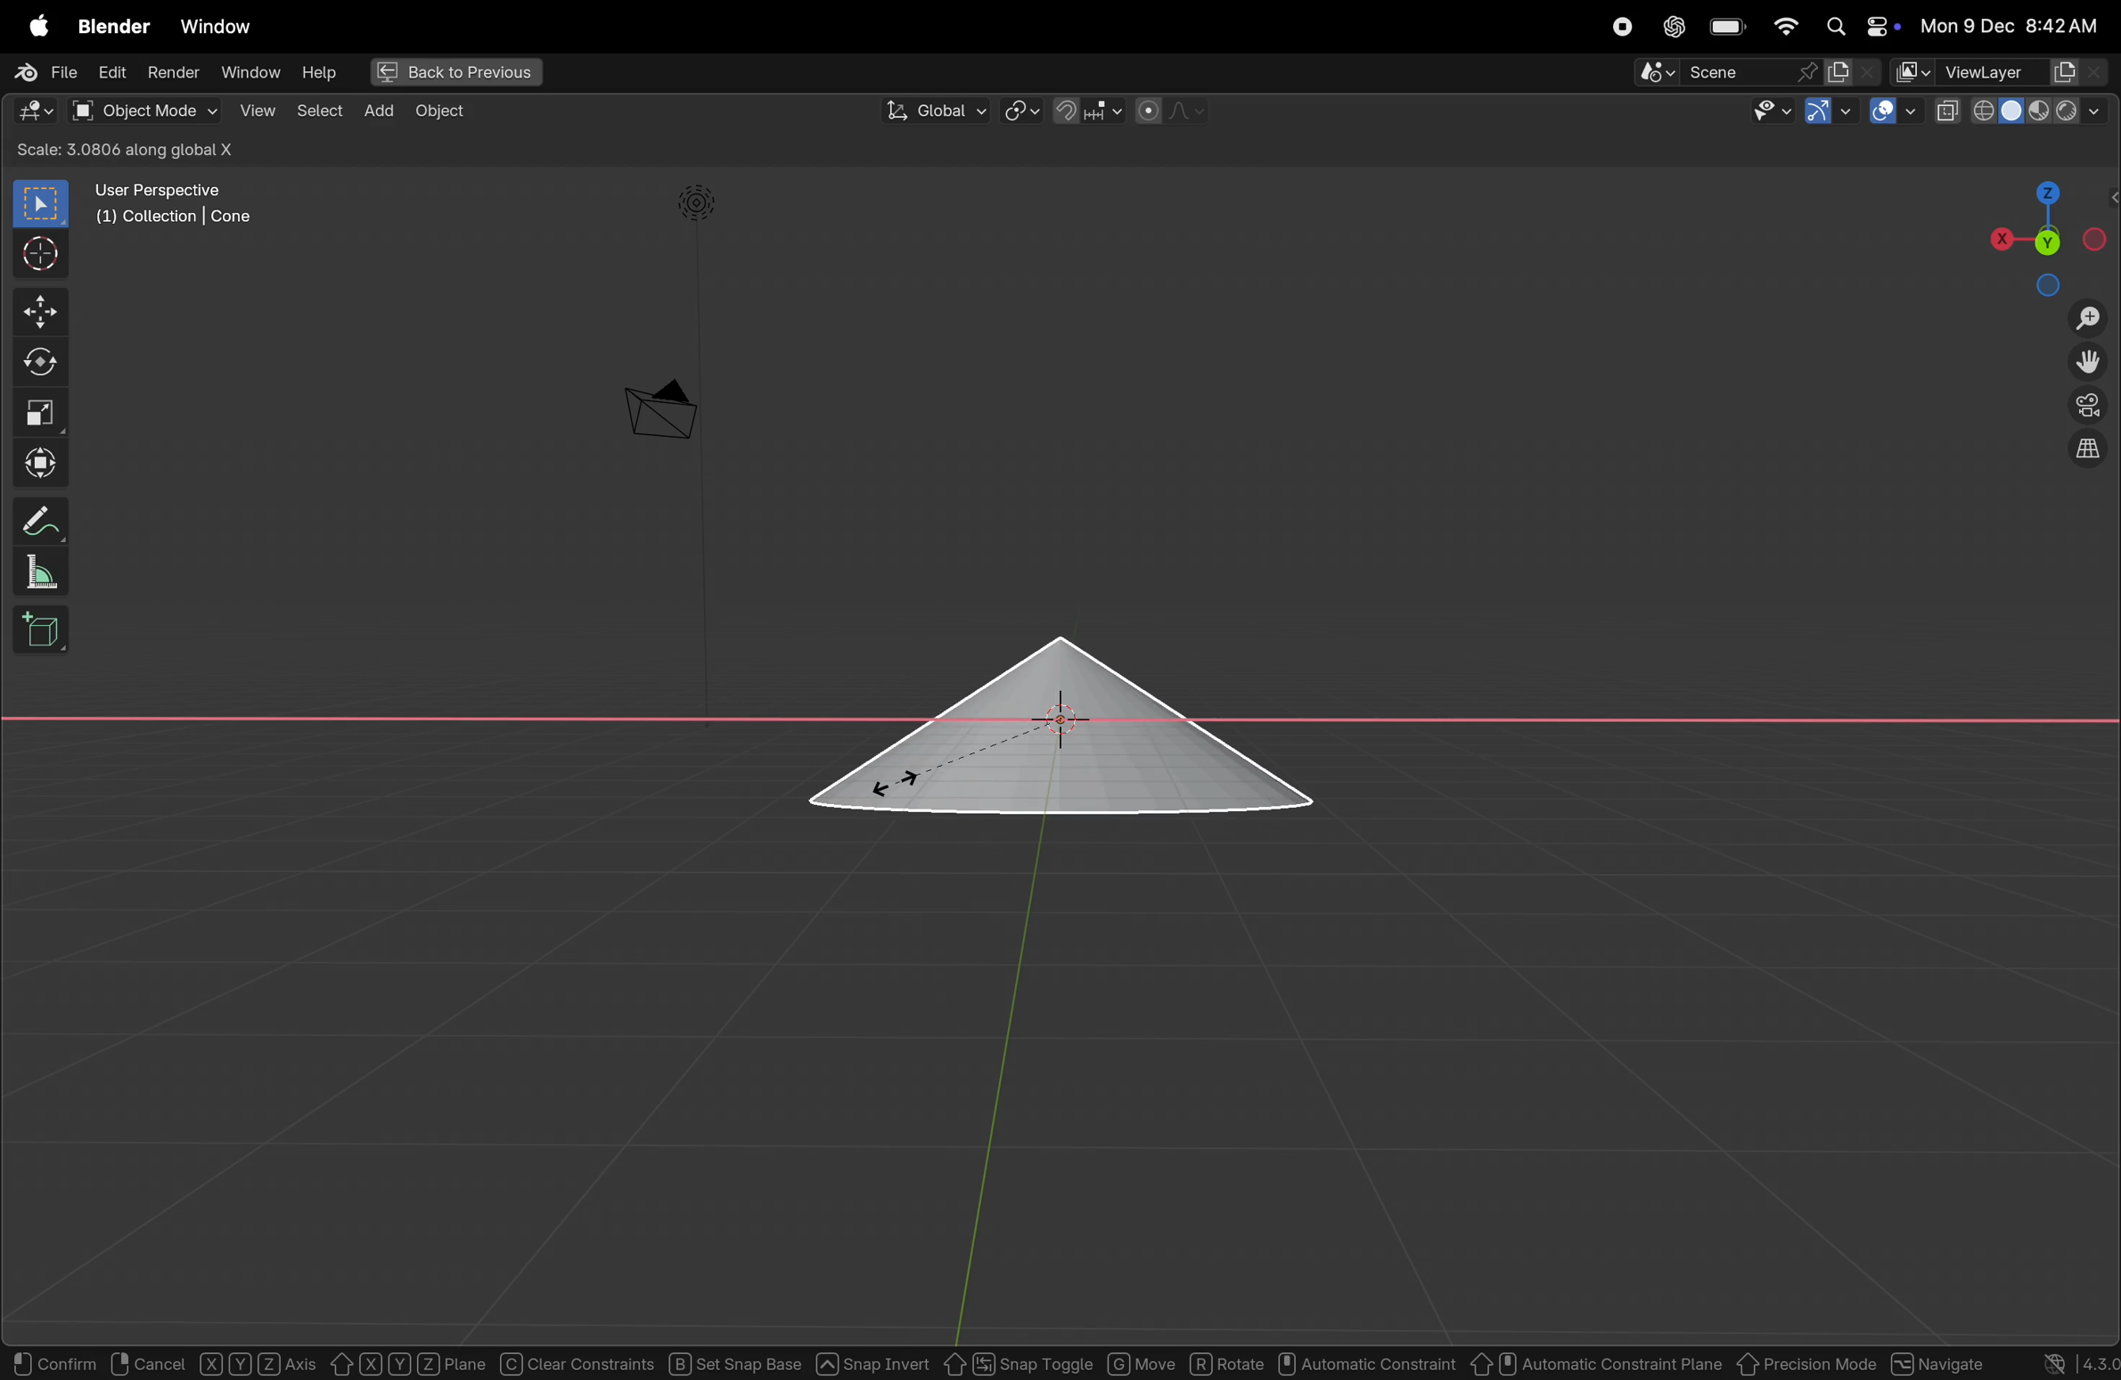  What do you see at coordinates (445, 111) in the screenshot?
I see `Object` at bounding box center [445, 111].